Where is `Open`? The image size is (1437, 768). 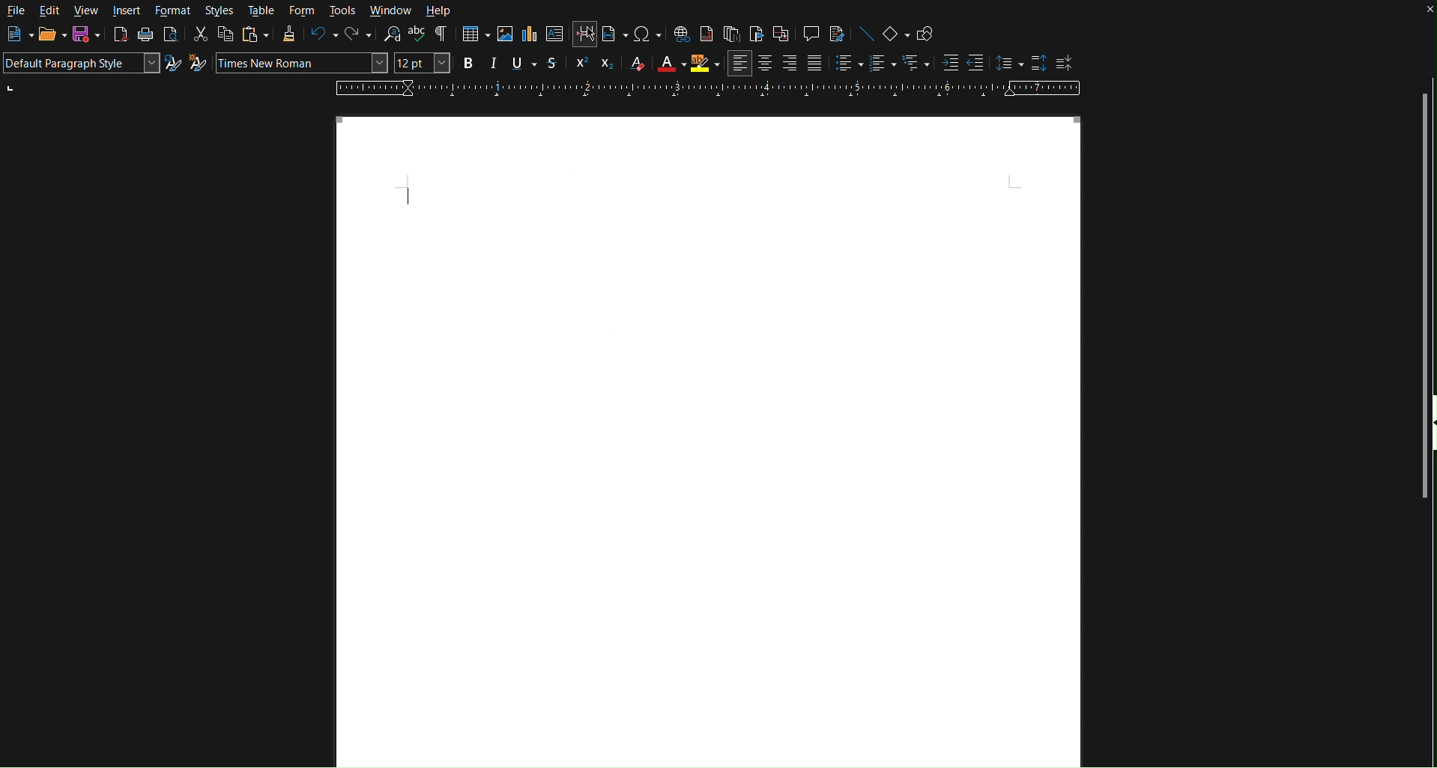
Open is located at coordinates (46, 34).